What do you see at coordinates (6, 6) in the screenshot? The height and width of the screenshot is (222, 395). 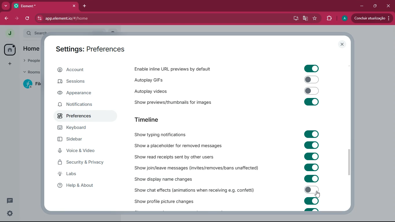 I see `more` at bounding box center [6, 6].